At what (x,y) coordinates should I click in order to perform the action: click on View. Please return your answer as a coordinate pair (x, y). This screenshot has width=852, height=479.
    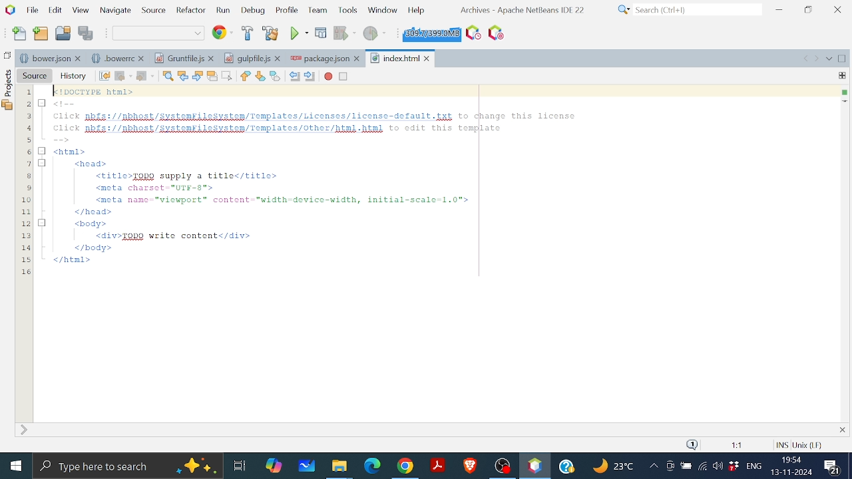
    Looking at the image, I should click on (80, 11).